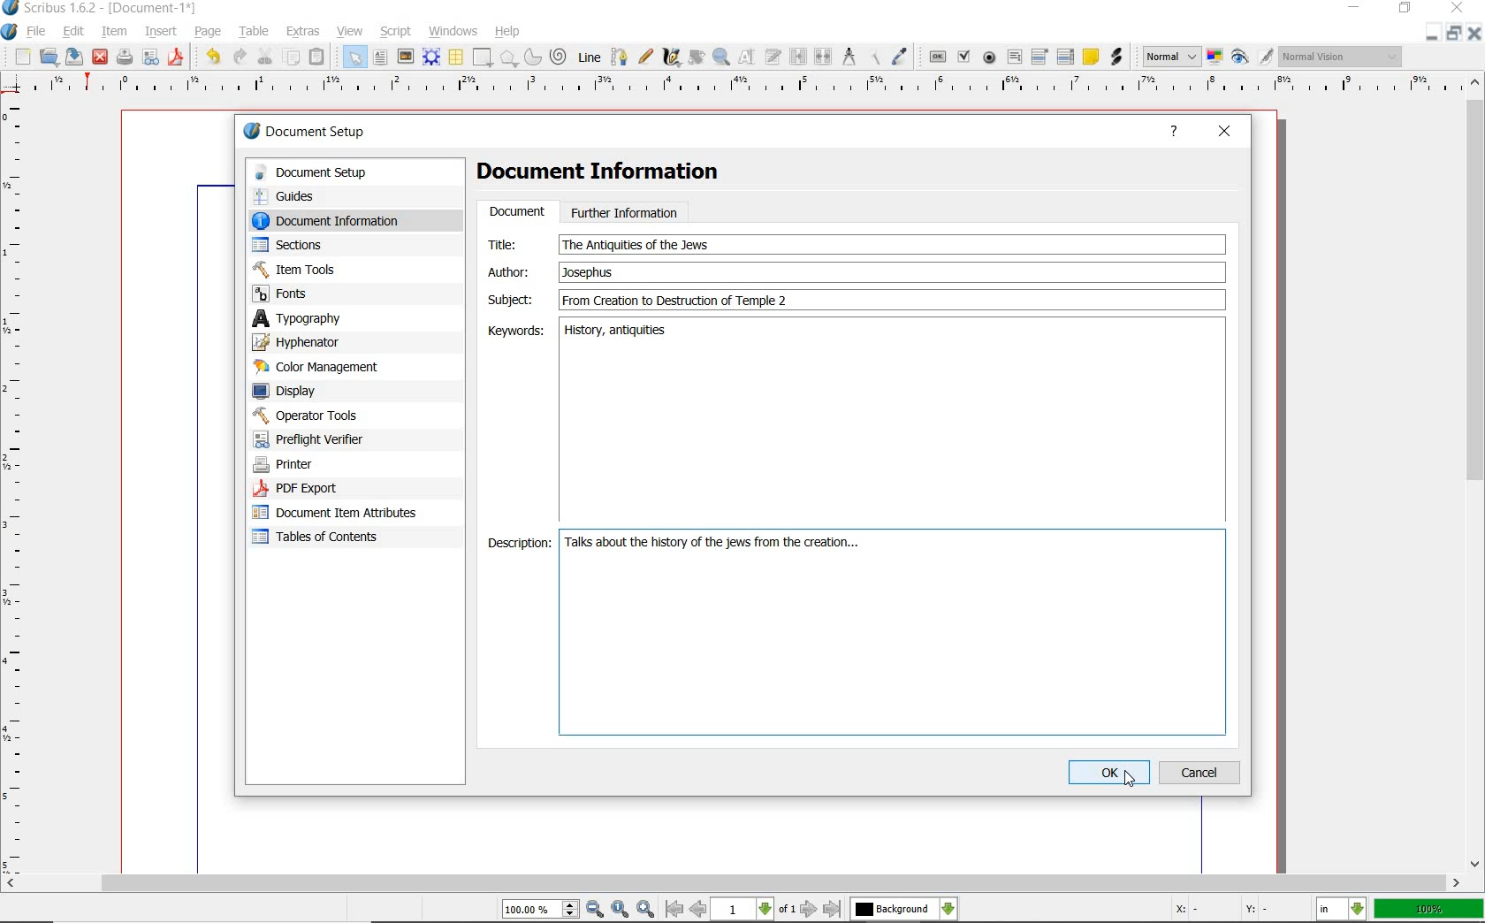 The width and height of the screenshot is (1485, 923). Describe the element at coordinates (1040, 57) in the screenshot. I see `pdf combo box` at that location.